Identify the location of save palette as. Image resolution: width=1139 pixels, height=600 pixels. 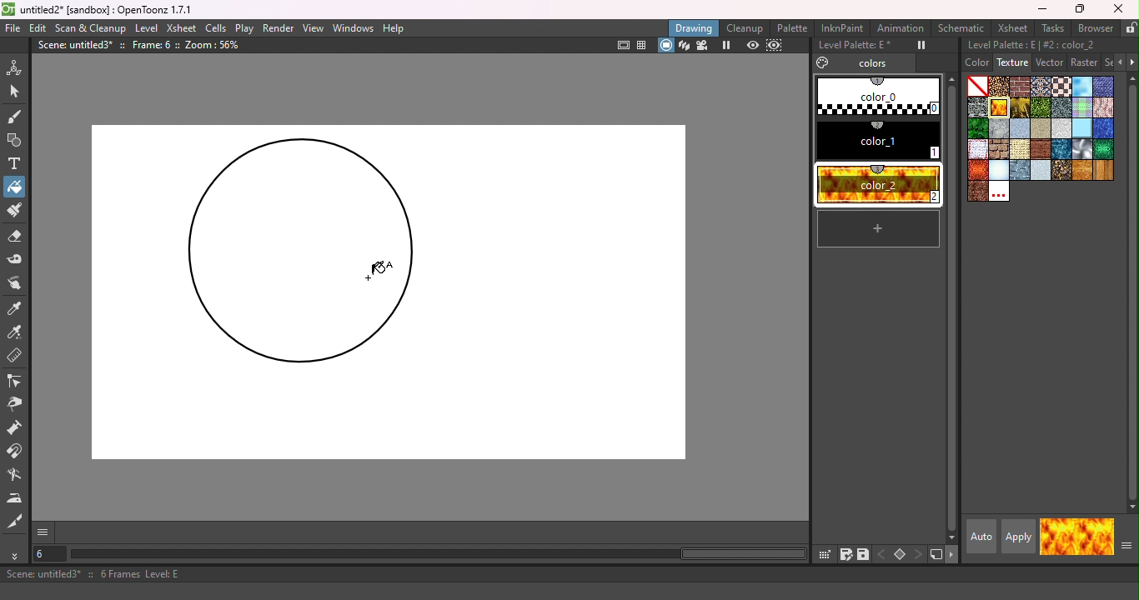
(845, 554).